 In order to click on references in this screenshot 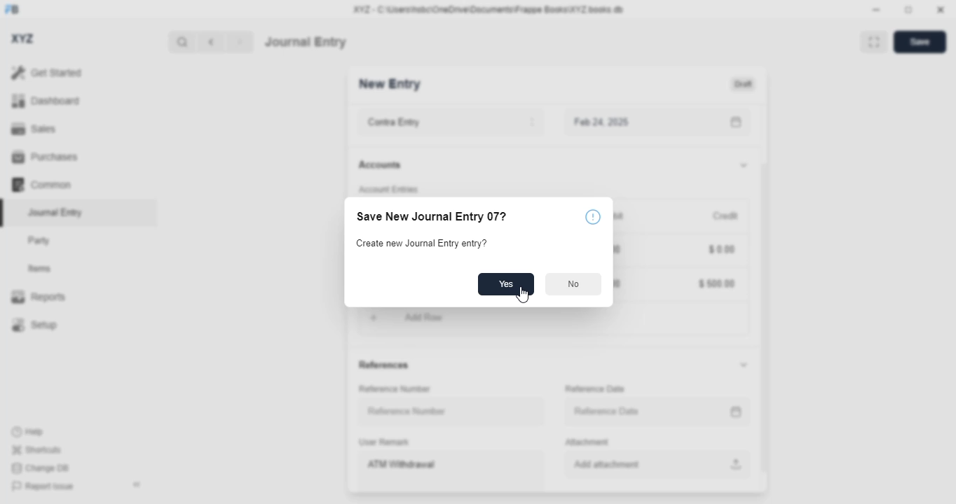, I will do `click(385, 366)`.